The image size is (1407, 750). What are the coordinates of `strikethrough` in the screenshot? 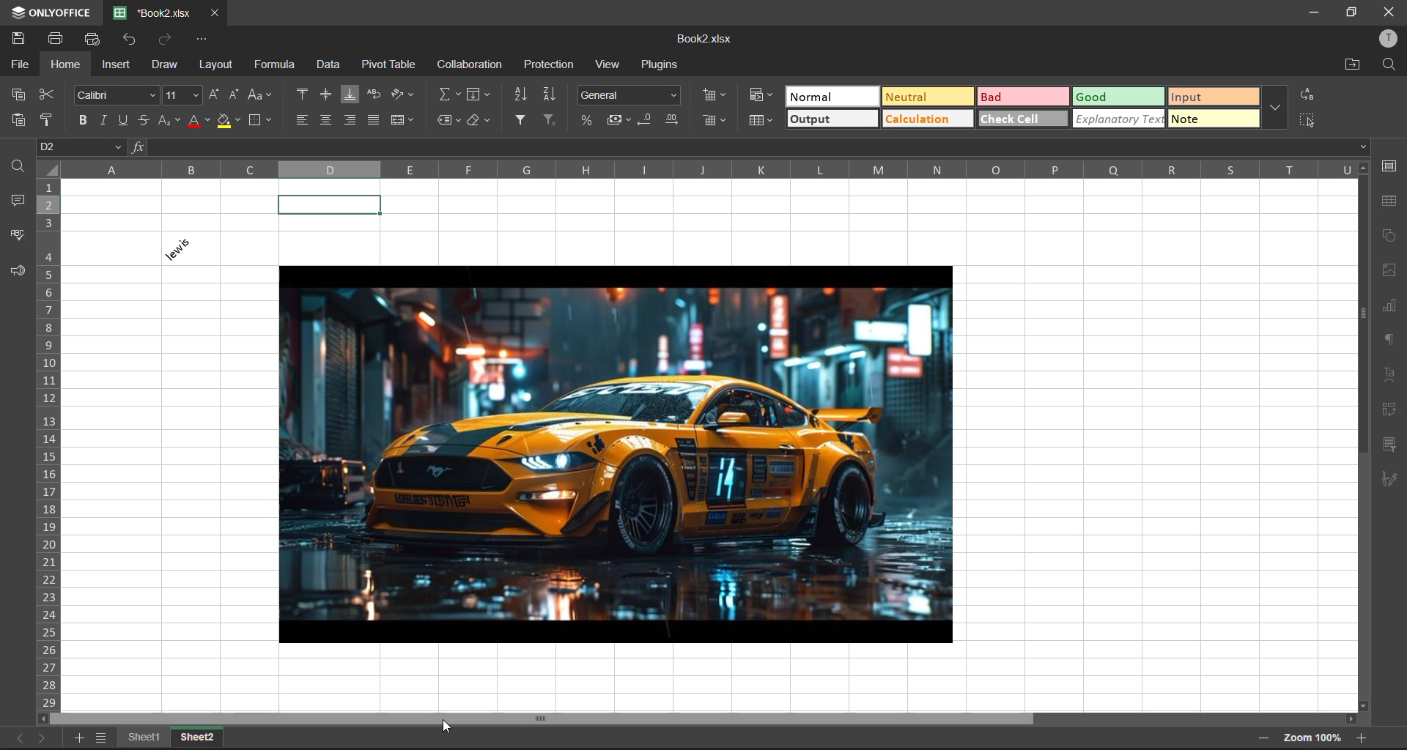 It's located at (144, 120).